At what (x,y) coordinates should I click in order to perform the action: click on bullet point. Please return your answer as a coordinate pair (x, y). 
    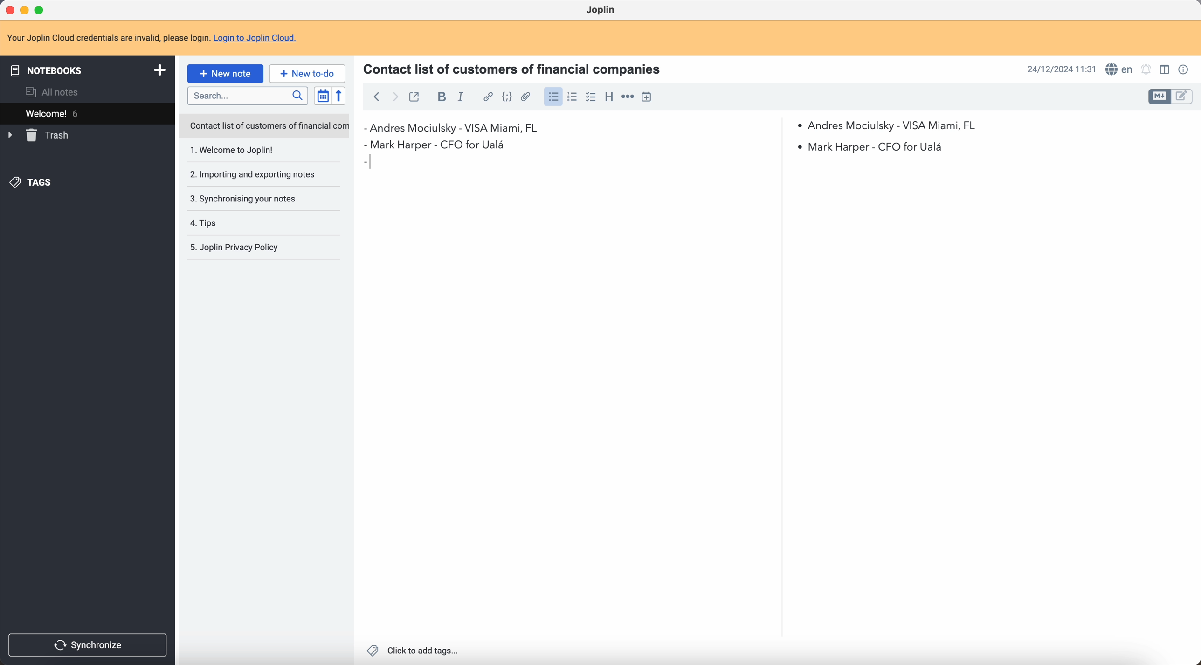
    Looking at the image, I should click on (371, 161).